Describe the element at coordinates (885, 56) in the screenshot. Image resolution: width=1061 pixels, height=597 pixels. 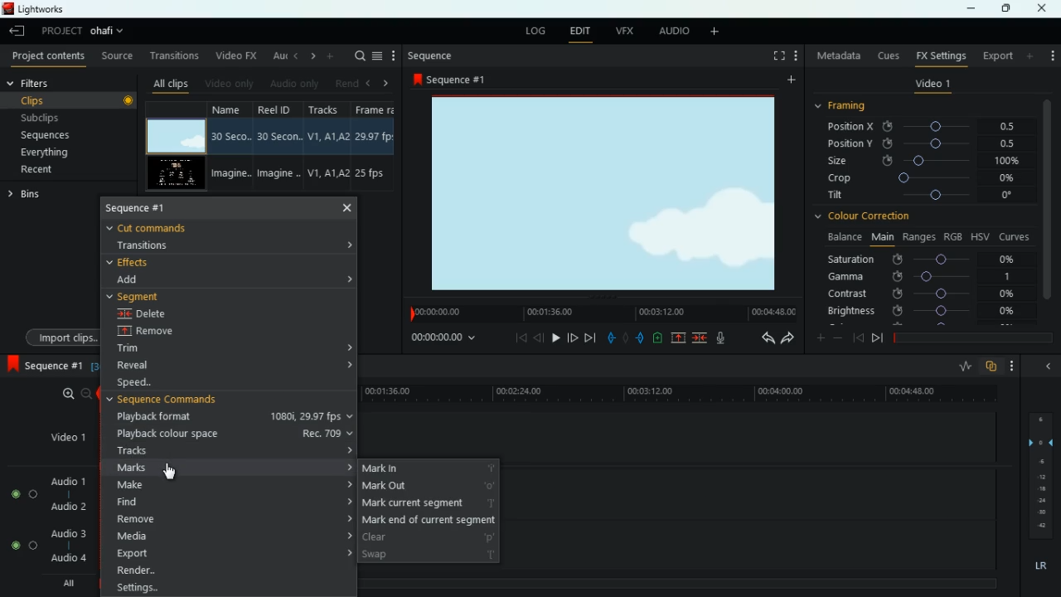
I see `cues` at that location.